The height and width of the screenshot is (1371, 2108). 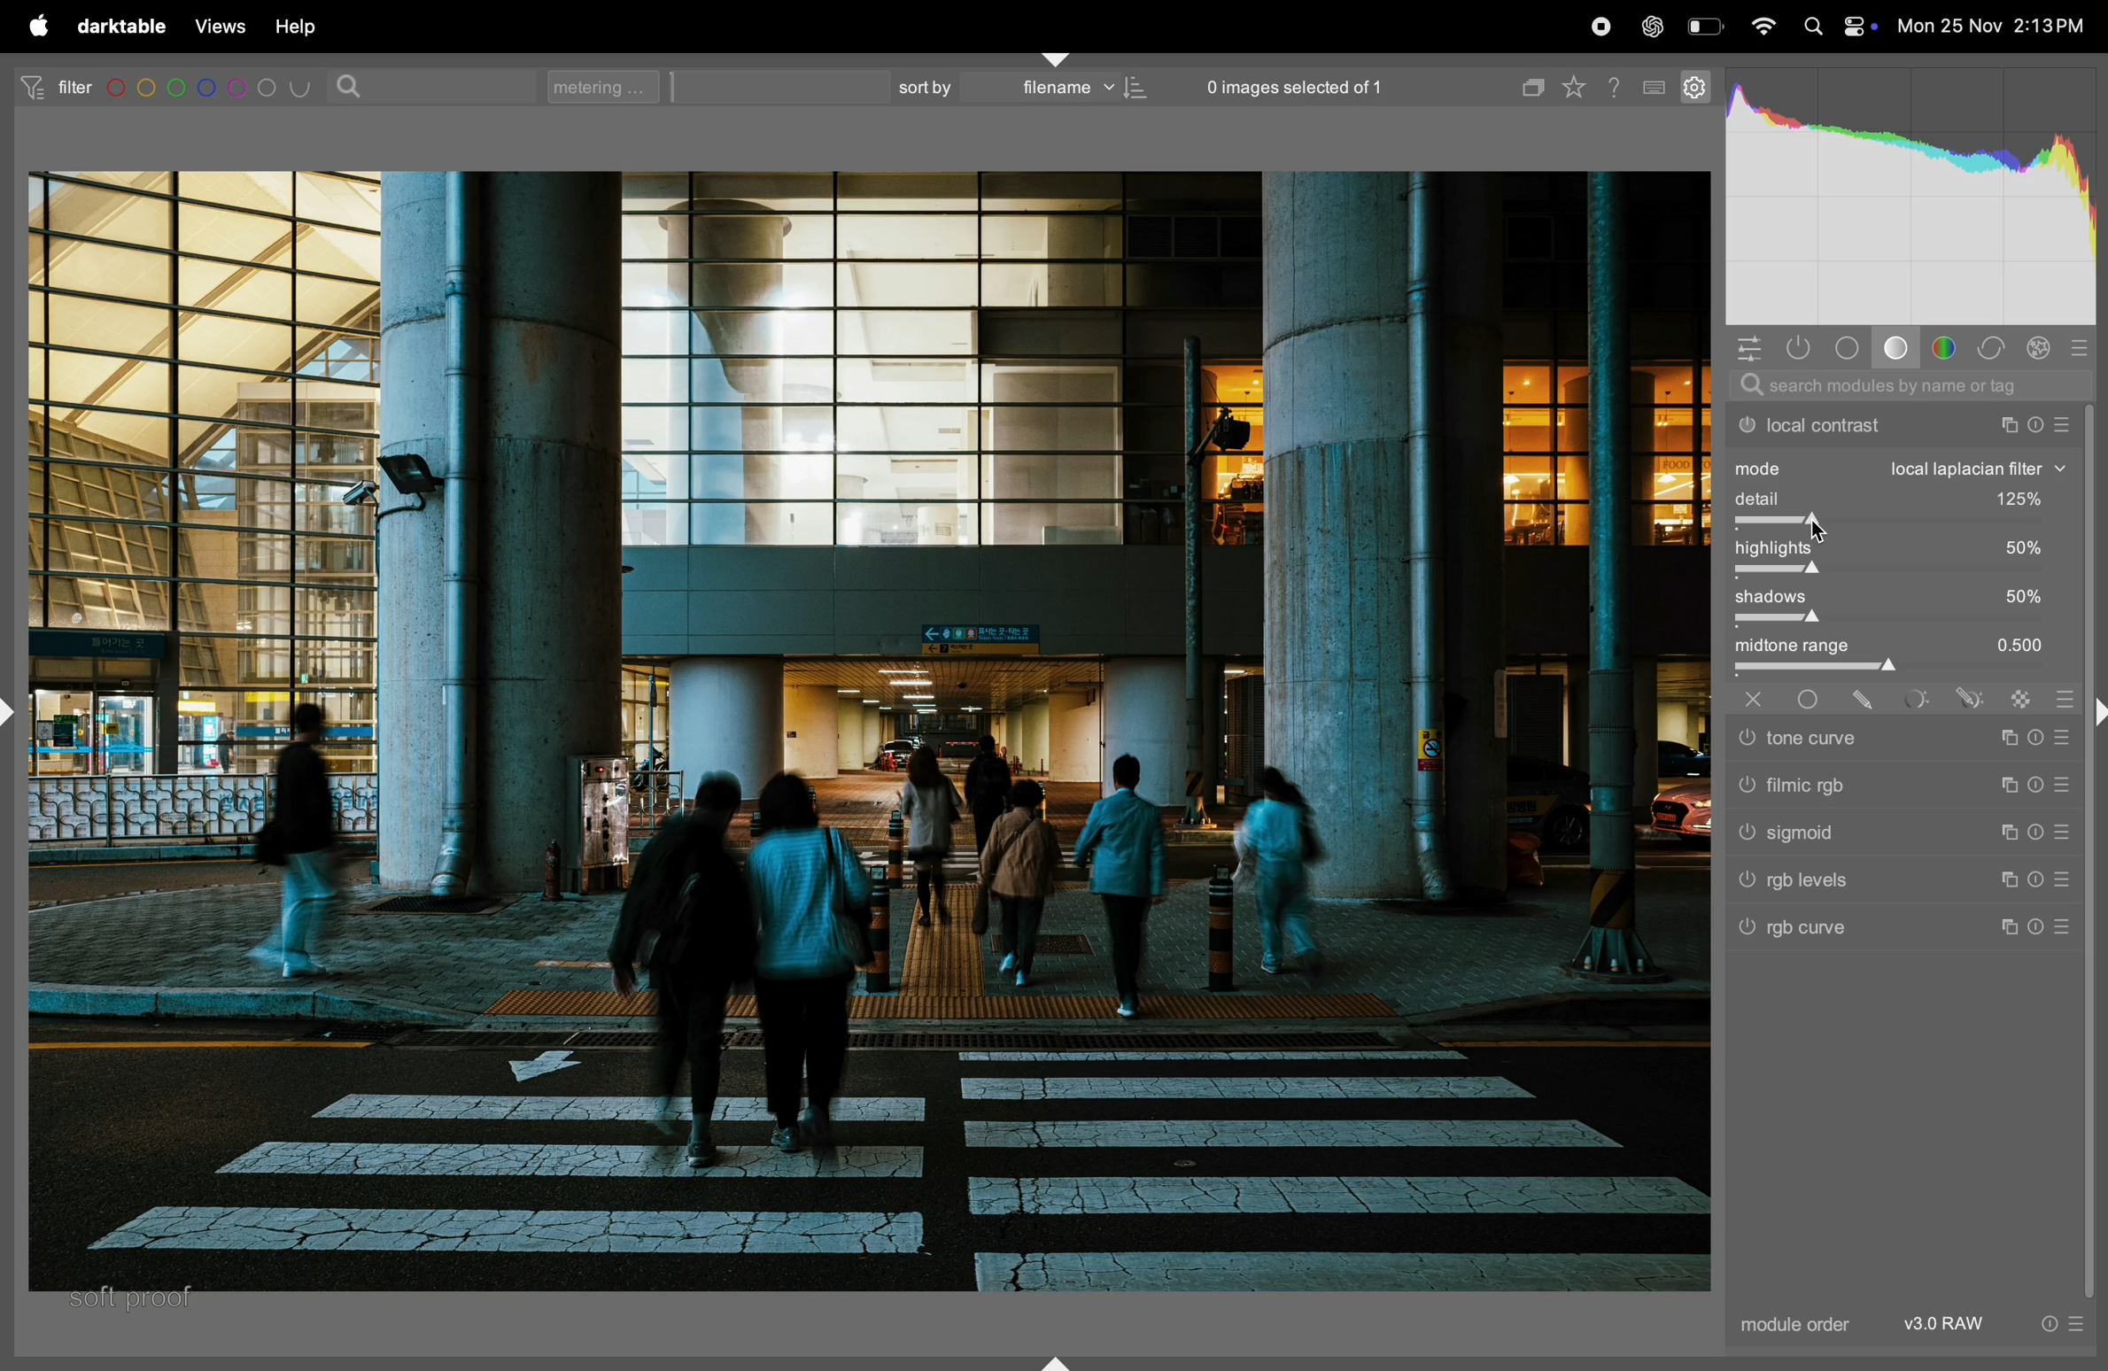 I want to click on highlights, so click(x=1900, y=549).